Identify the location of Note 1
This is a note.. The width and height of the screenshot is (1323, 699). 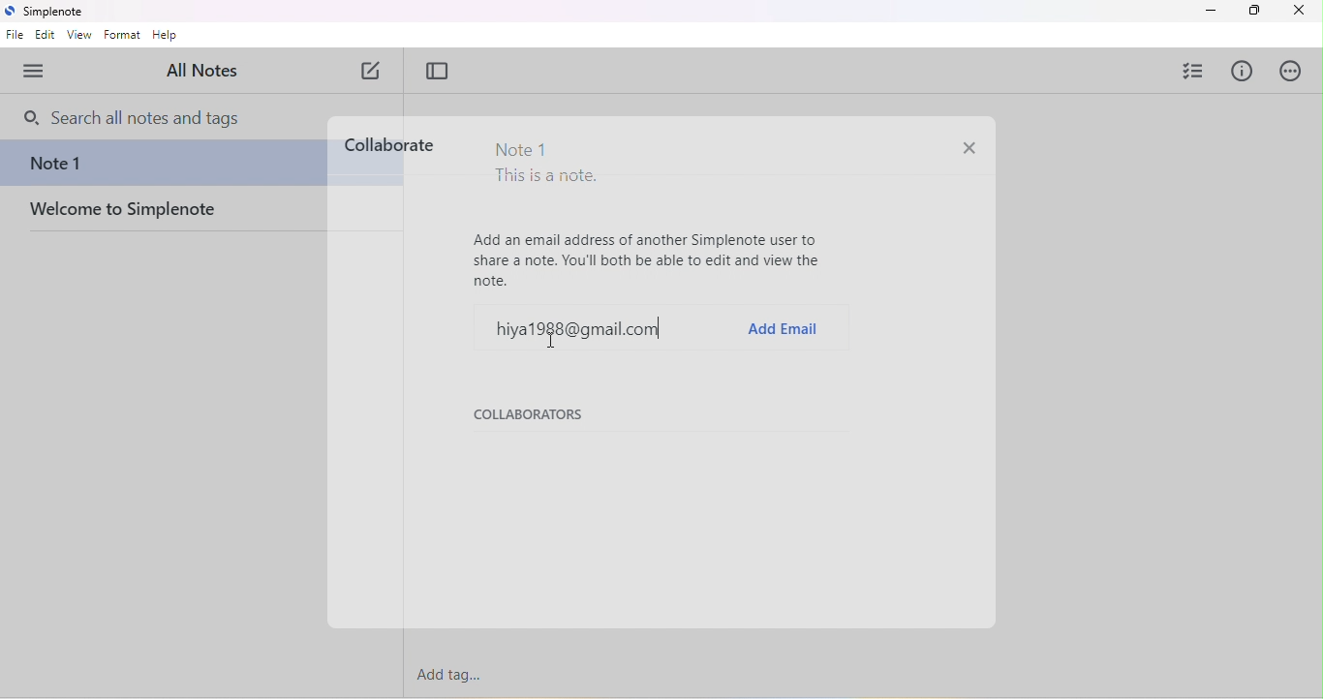
(547, 165).